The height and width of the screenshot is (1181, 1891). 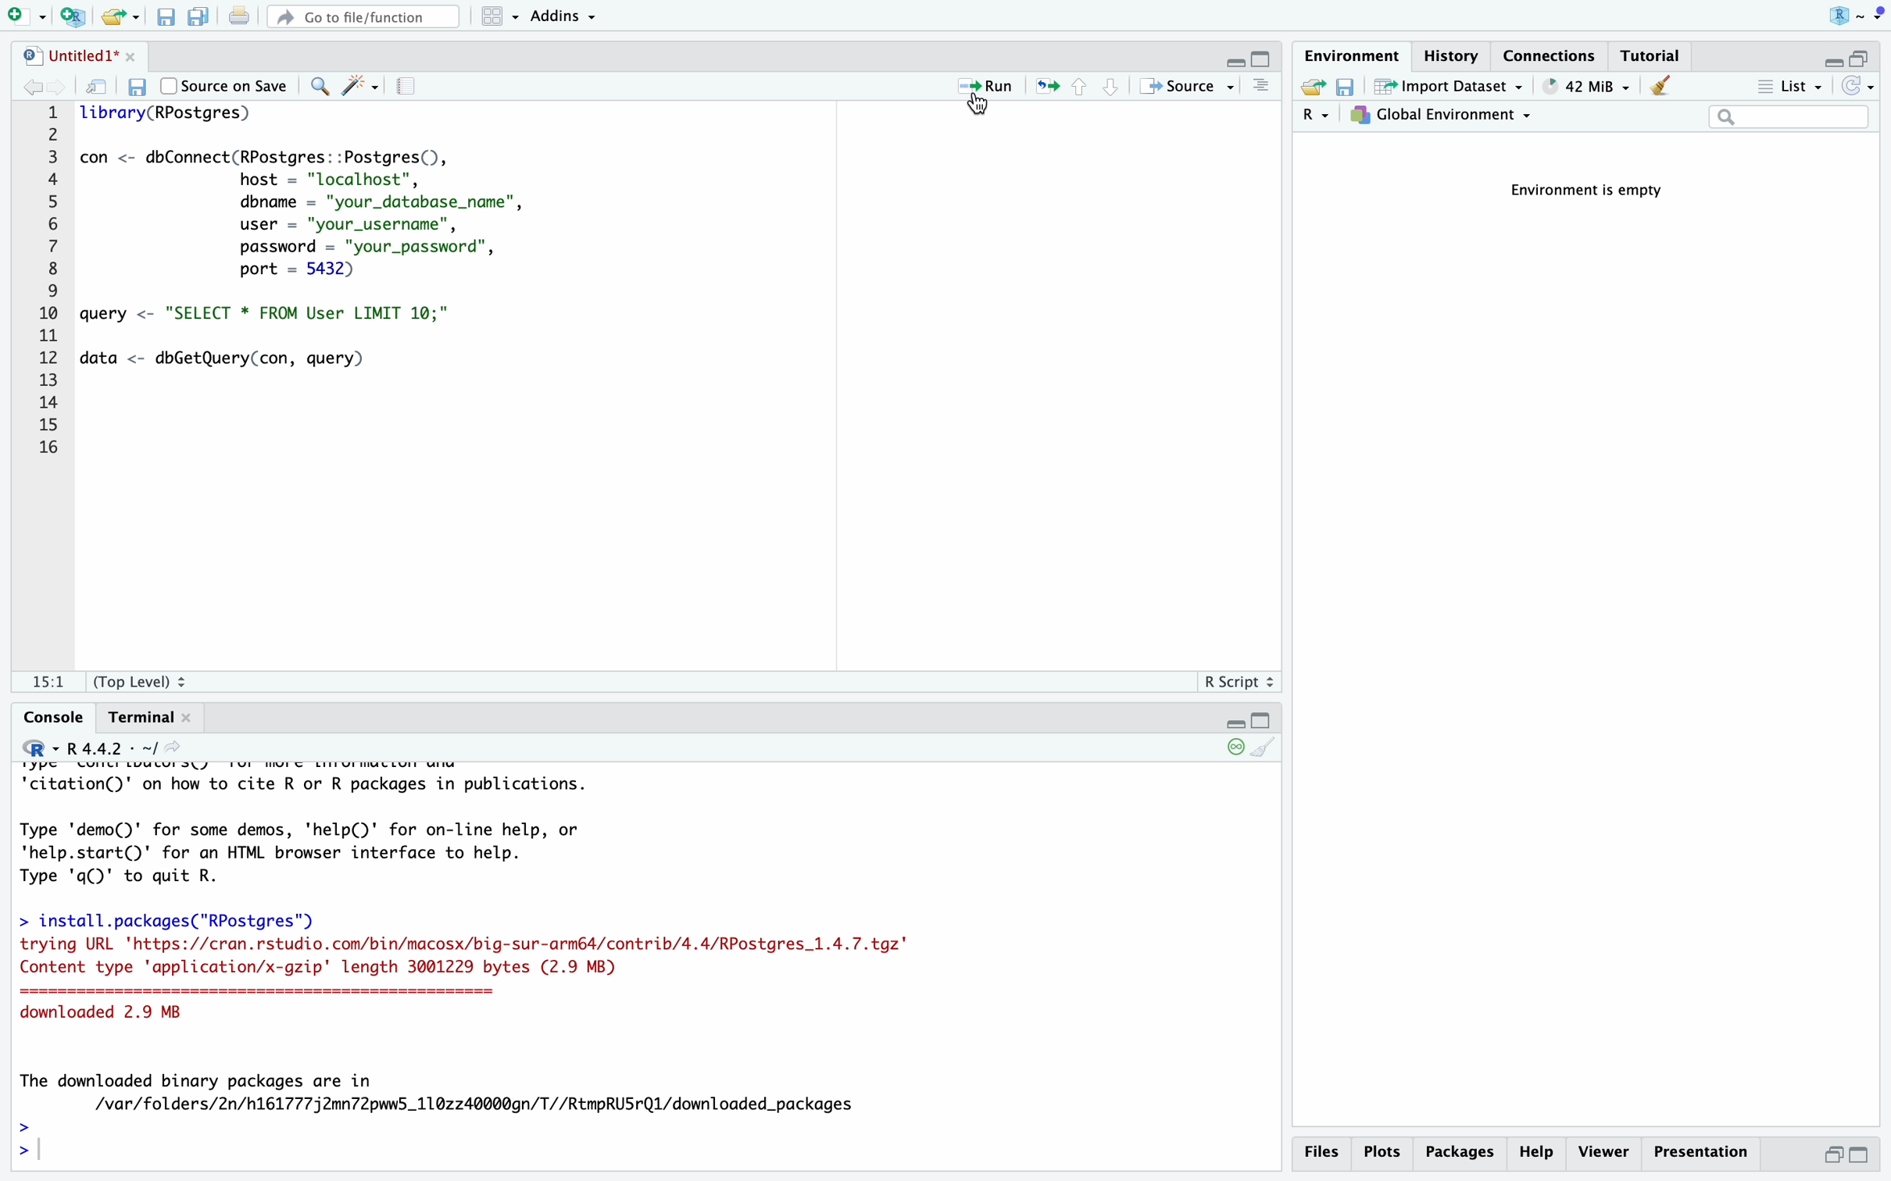 What do you see at coordinates (32, 747) in the screenshot?
I see `language change` at bounding box center [32, 747].